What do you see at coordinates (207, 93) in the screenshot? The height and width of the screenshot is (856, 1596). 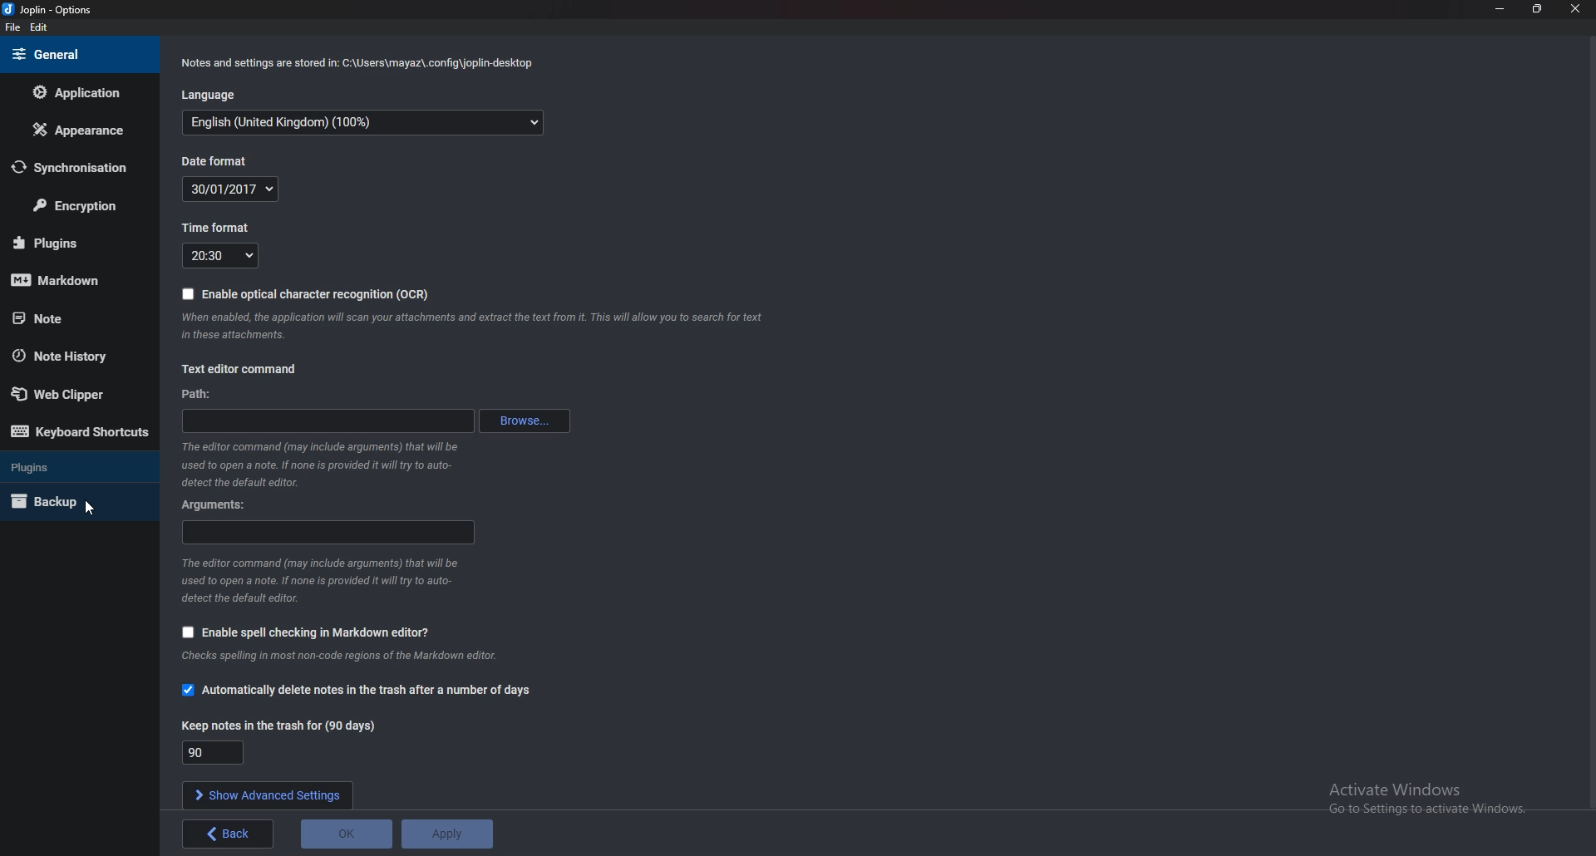 I see `language` at bounding box center [207, 93].